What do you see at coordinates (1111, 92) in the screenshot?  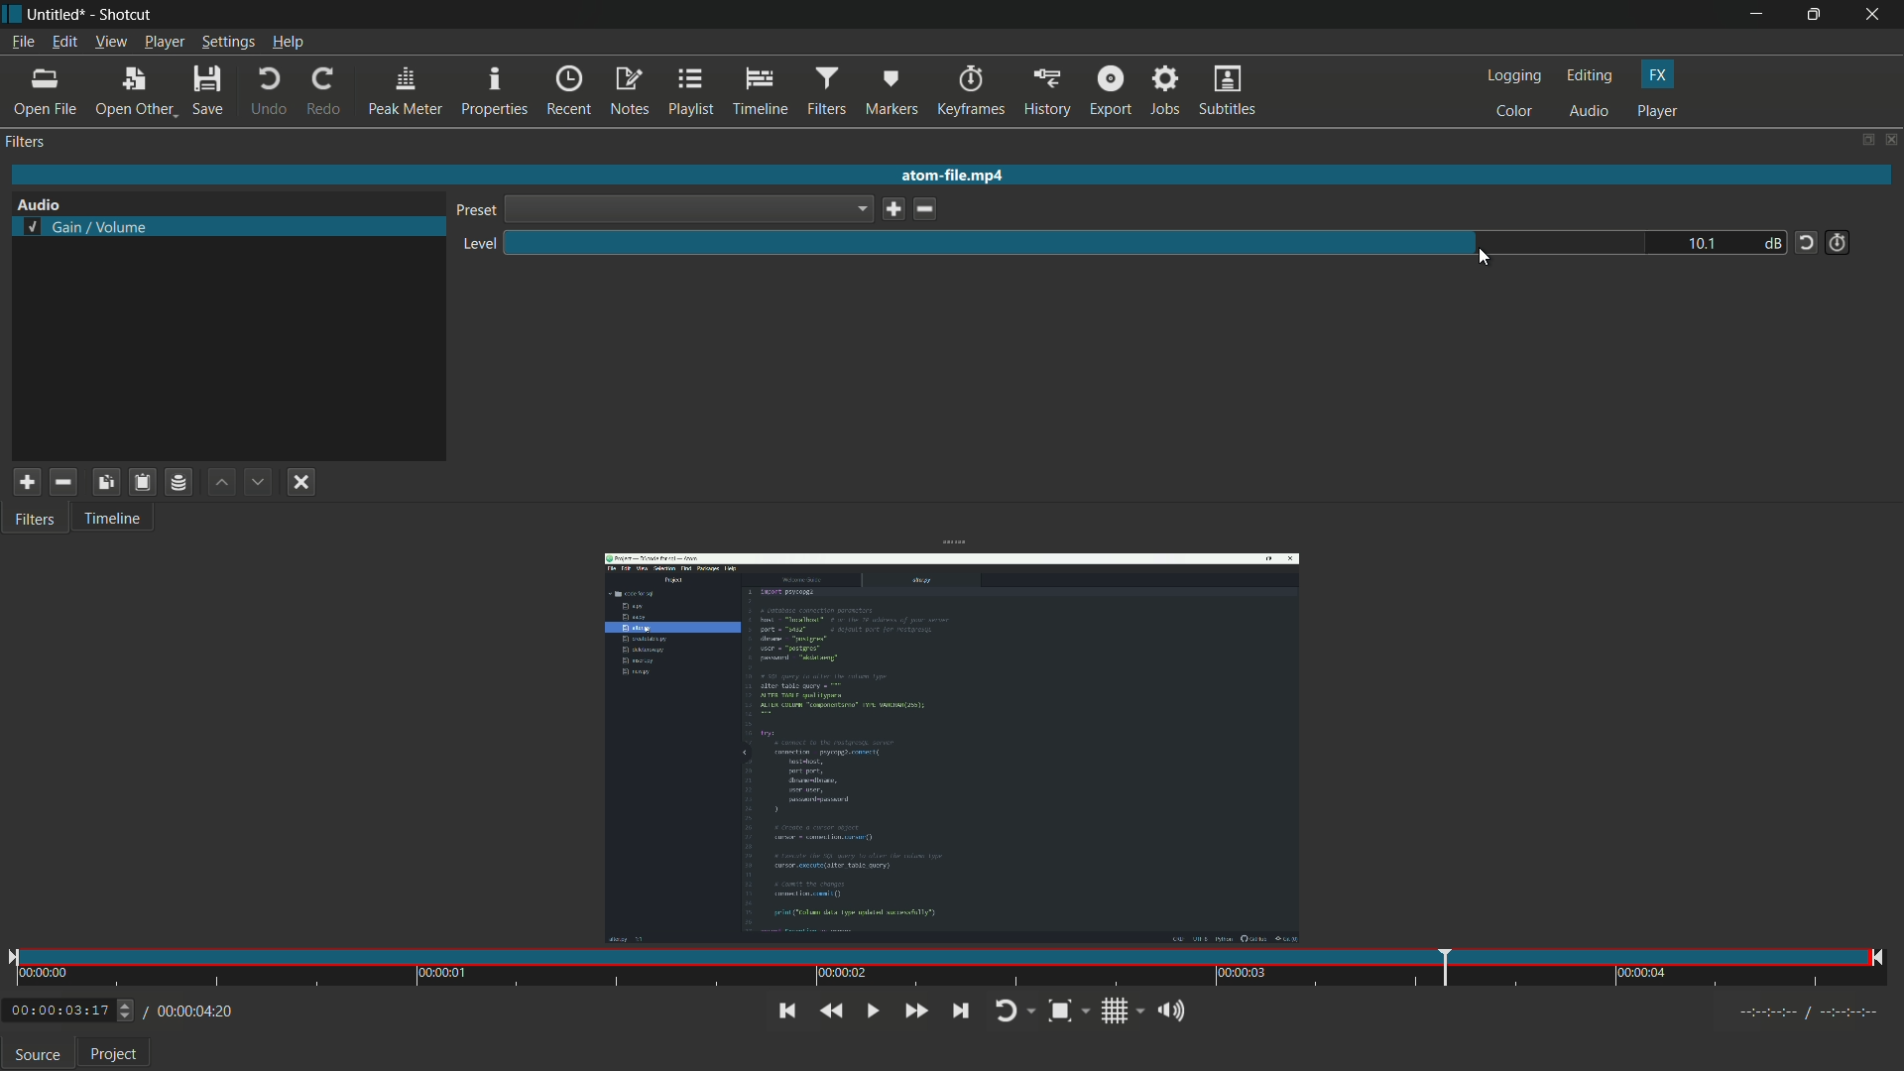 I see `export` at bounding box center [1111, 92].